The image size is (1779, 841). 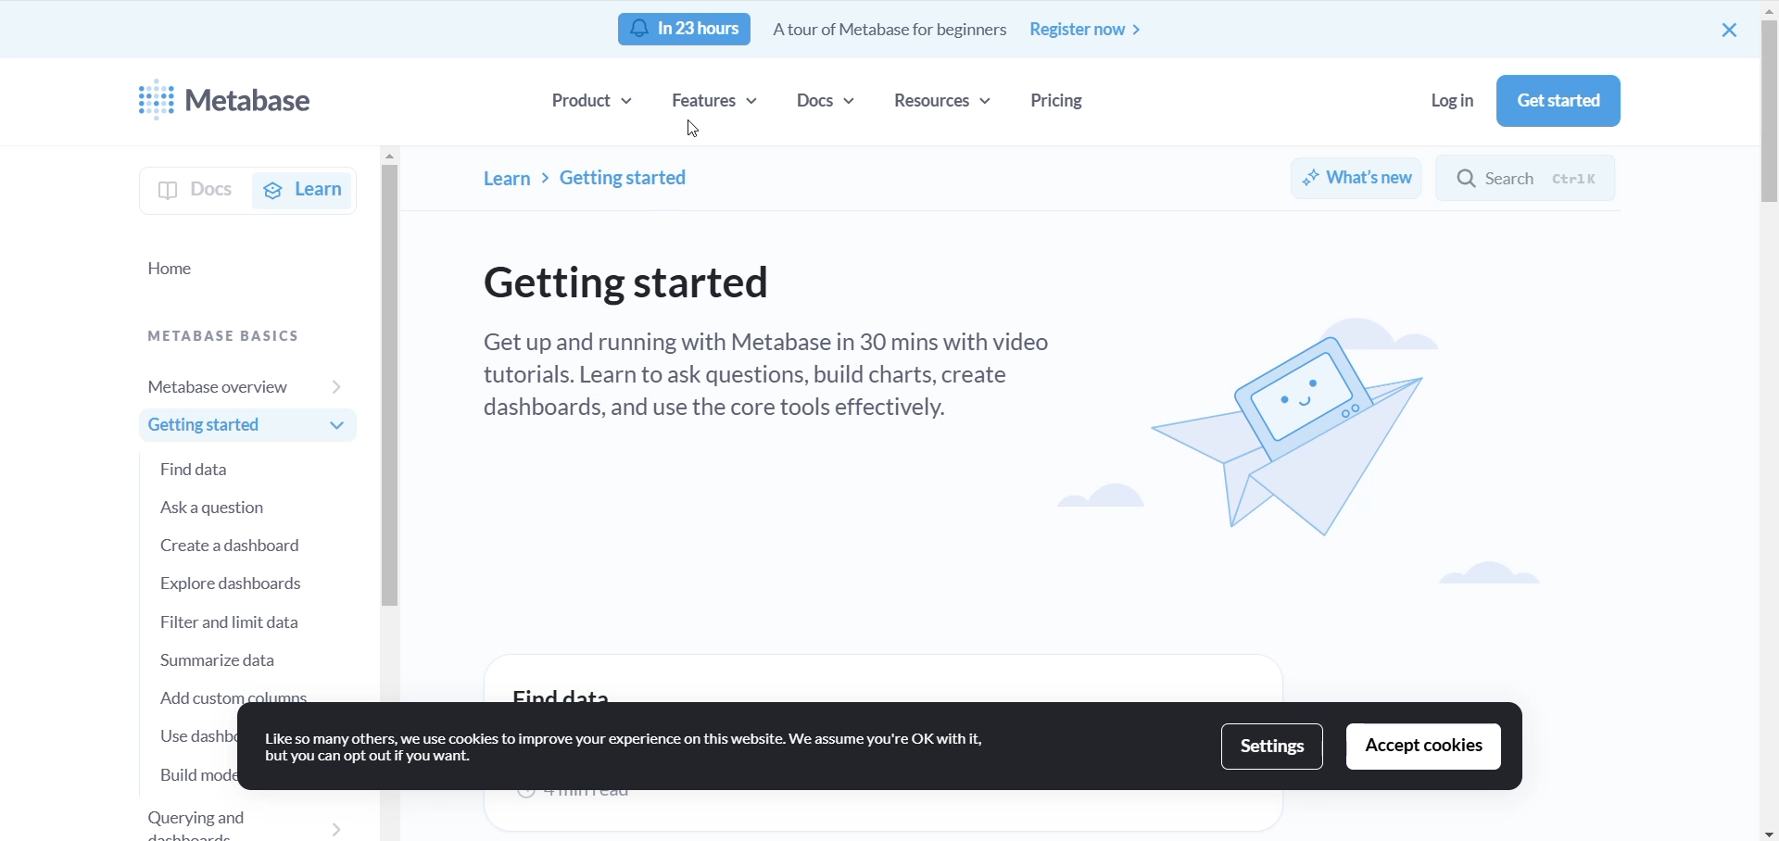 I want to click on logo and name, so click(x=243, y=102).